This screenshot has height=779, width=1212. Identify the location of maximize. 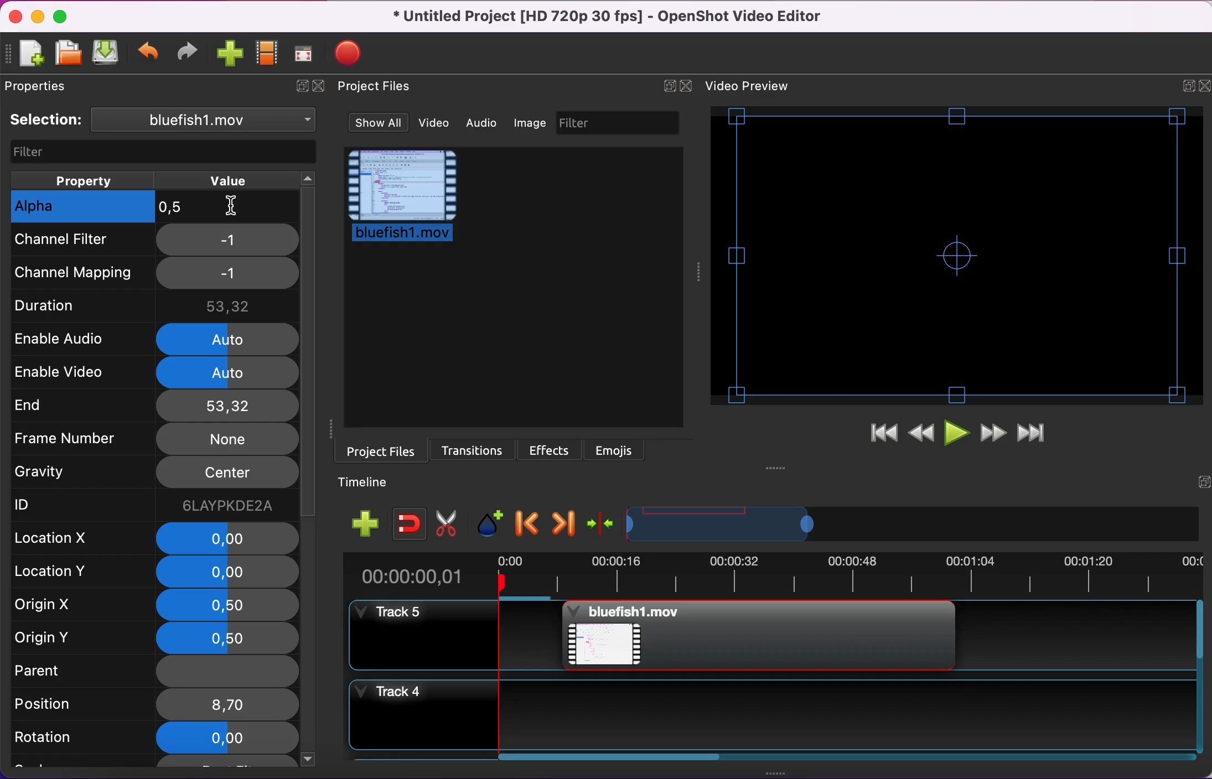
(64, 19).